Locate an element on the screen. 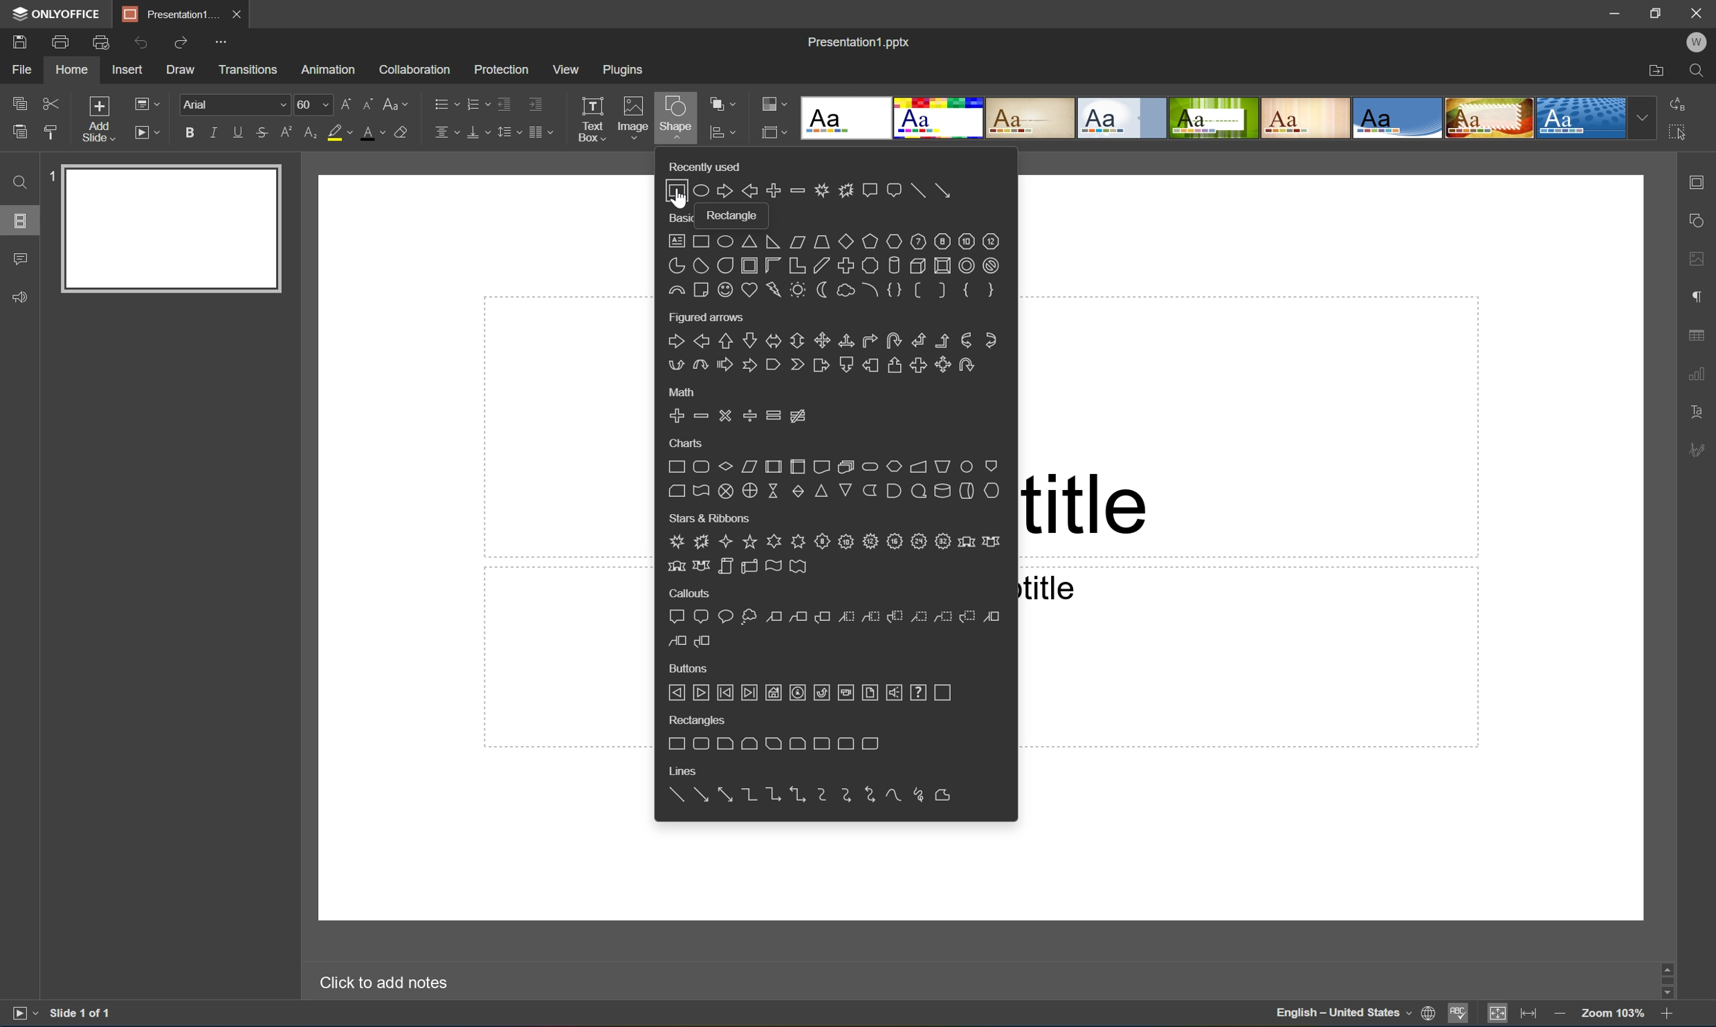  Fit to width is located at coordinates (1528, 1015).